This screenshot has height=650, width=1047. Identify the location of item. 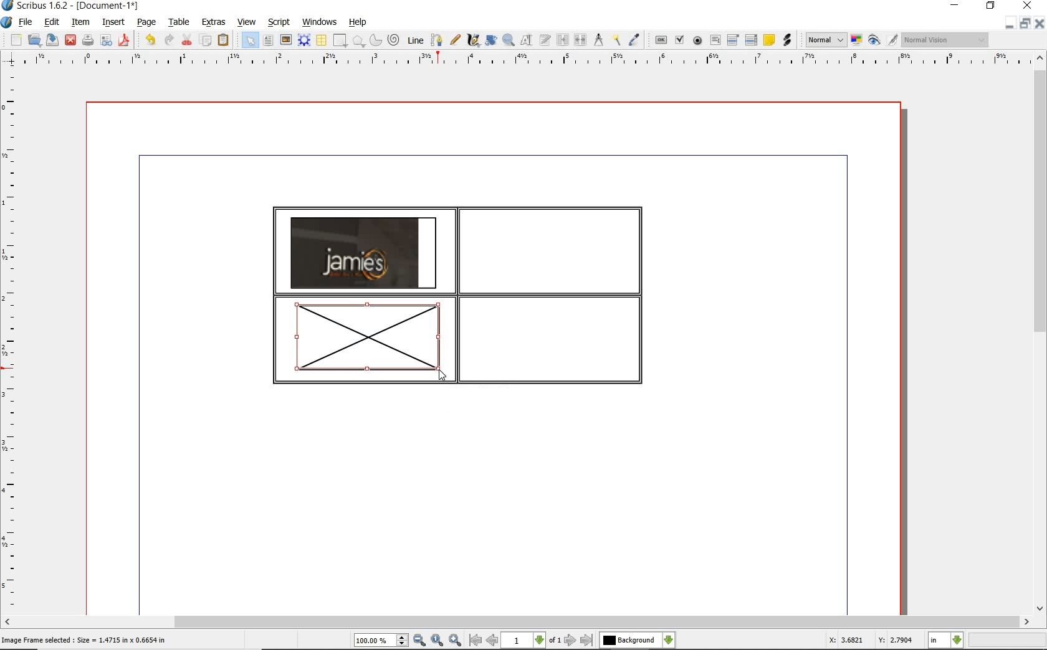
(79, 22).